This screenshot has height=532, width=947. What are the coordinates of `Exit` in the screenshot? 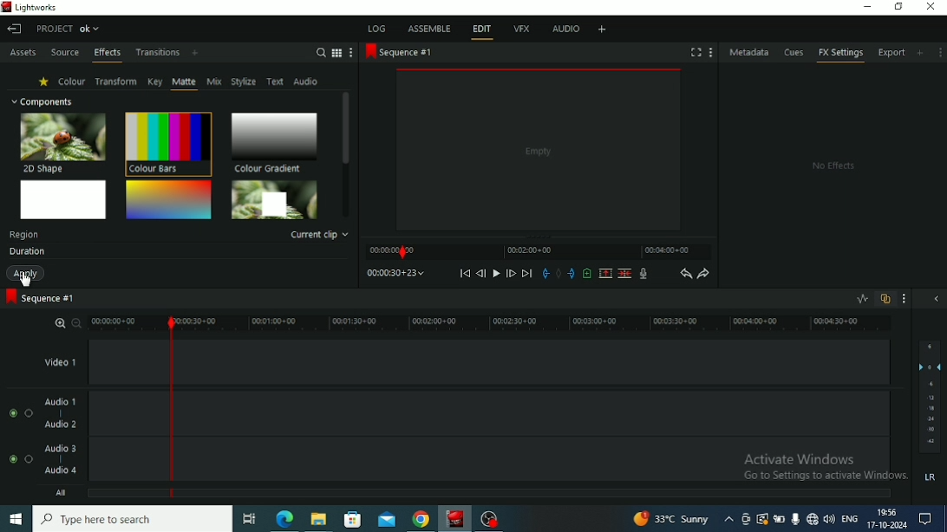 It's located at (14, 29).